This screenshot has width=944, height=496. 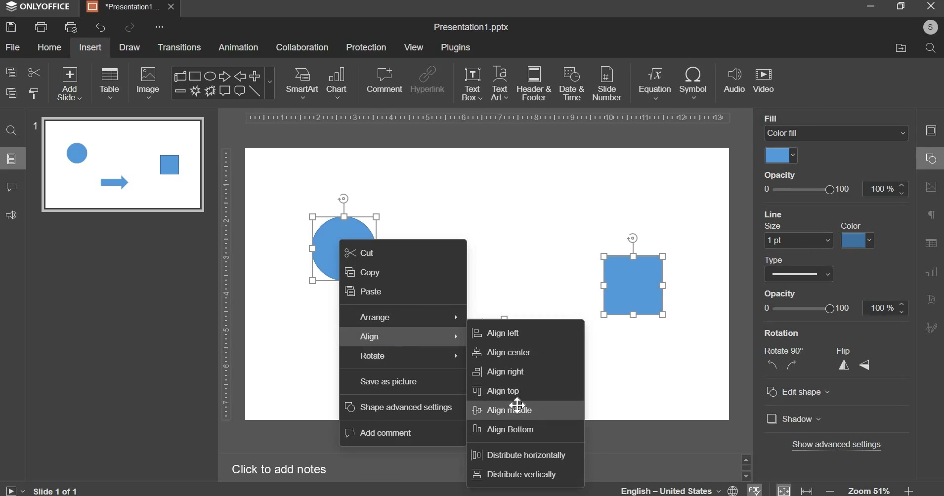 I want to click on slide preview, so click(x=123, y=164).